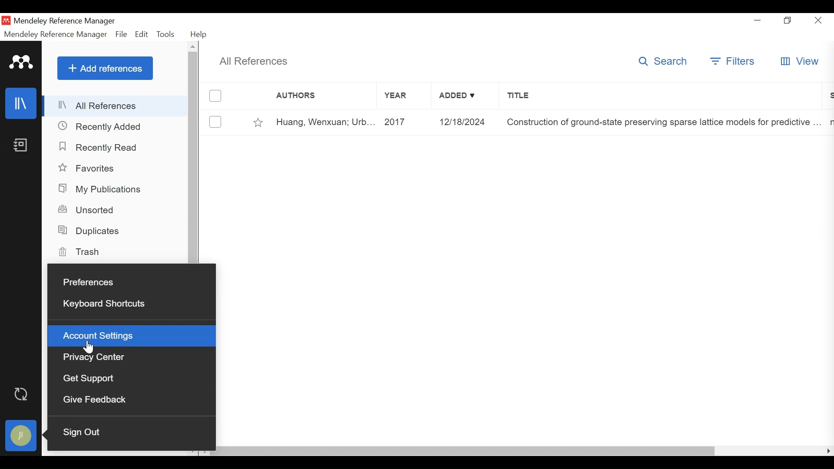 This screenshot has height=469, width=834. What do you see at coordinates (216, 122) in the screenshot?
I see `(un)select` at bounding box center [216, 122].